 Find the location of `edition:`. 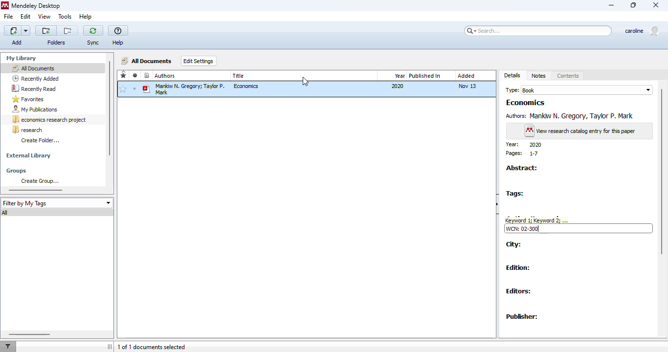

edition: is located at coordinates (518, 267).